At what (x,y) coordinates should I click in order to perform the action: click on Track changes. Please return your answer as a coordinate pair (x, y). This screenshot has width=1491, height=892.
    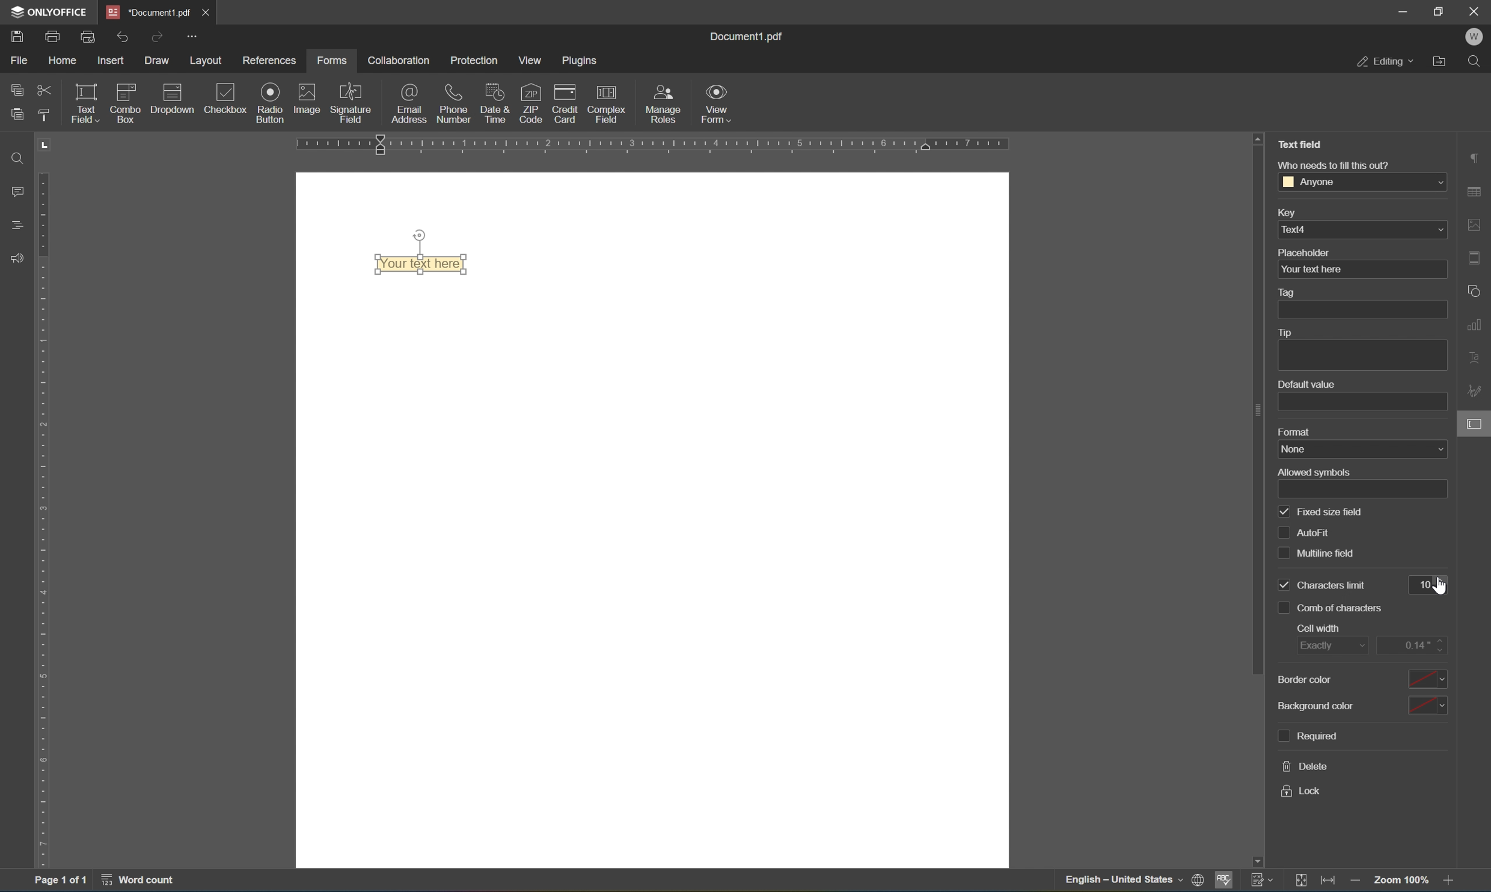
    Looking at the image, I should click on (1303, 881).